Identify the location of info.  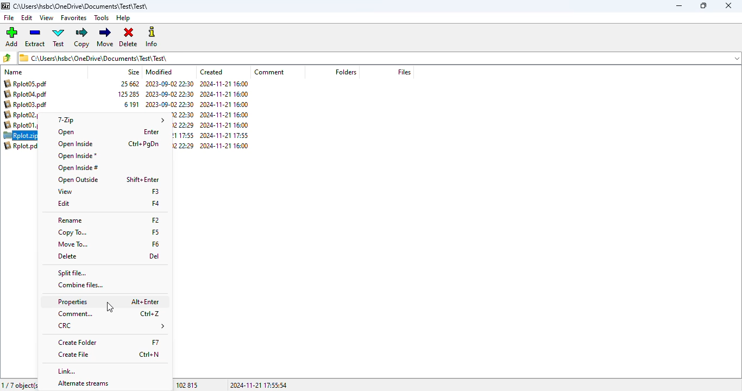
(153, 36).